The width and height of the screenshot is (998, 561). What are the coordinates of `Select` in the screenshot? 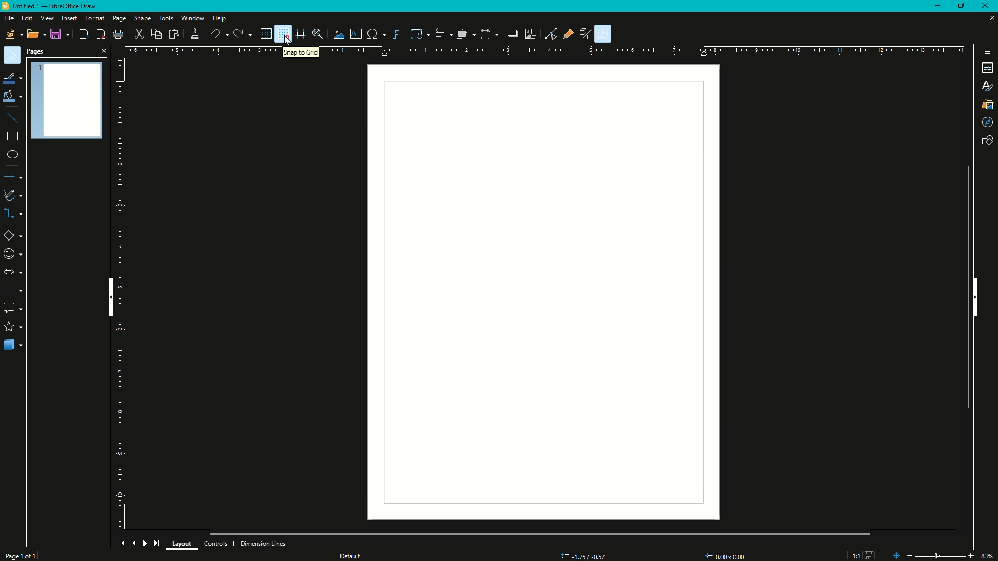 It's located at (14, 55).